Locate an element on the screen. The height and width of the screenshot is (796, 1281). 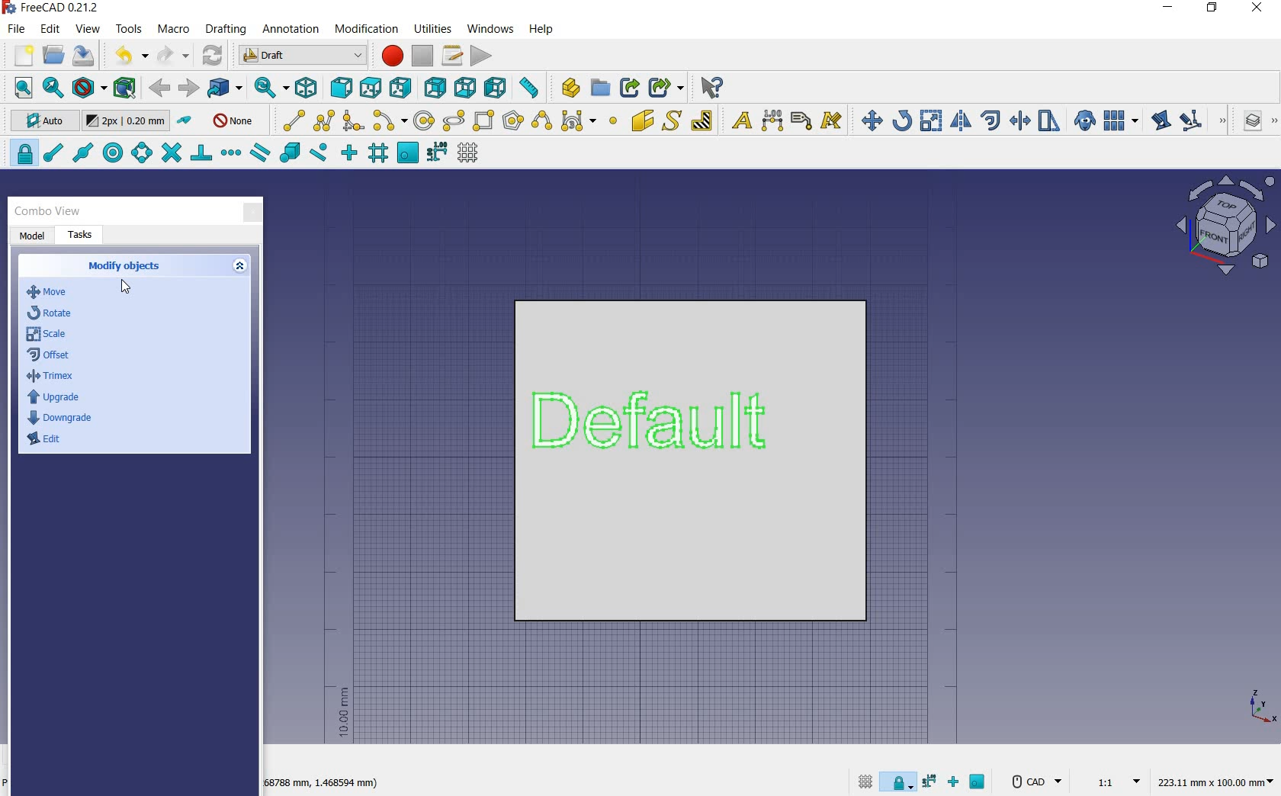
combo view is located at coordinates (48, 211).